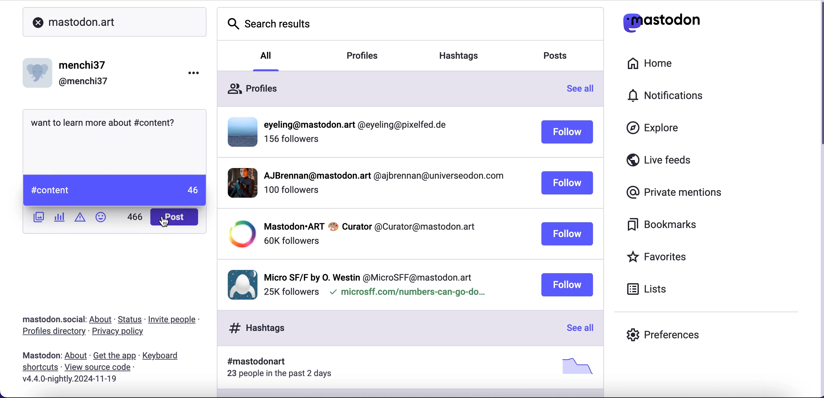 The width and height of the screenshot is (824, 398). Describe the element at coordinates (267, 55) in the screenshot. I see `all` at that location.